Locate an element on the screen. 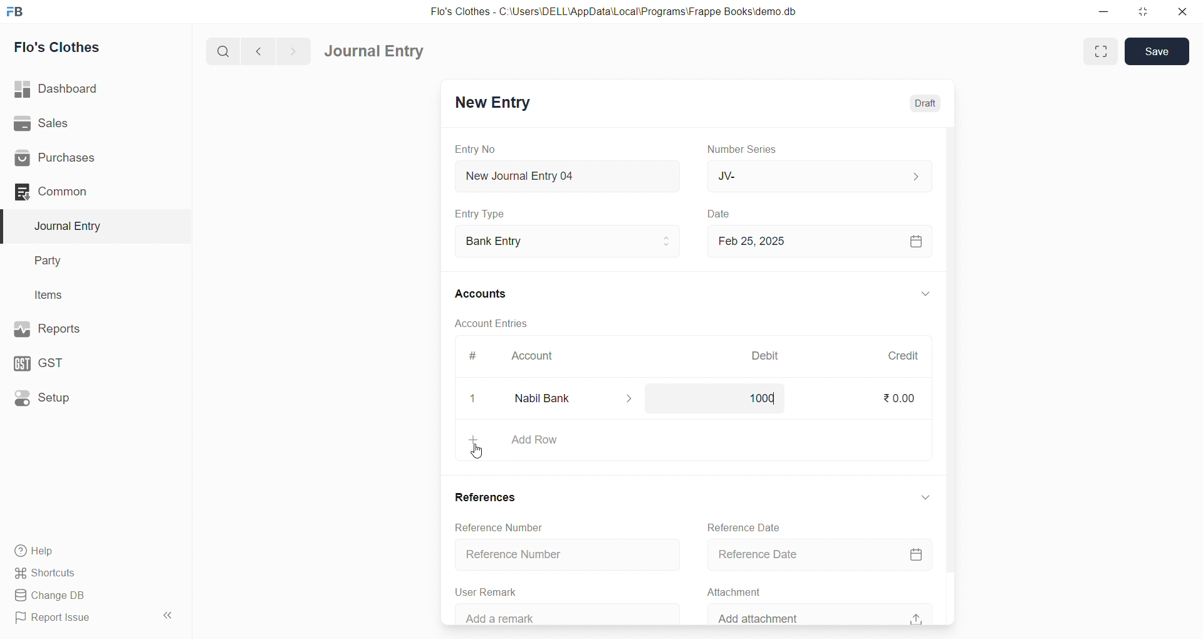 The height and width of the screenshot is (639, 1203). References is located at coordinates (480, 496).